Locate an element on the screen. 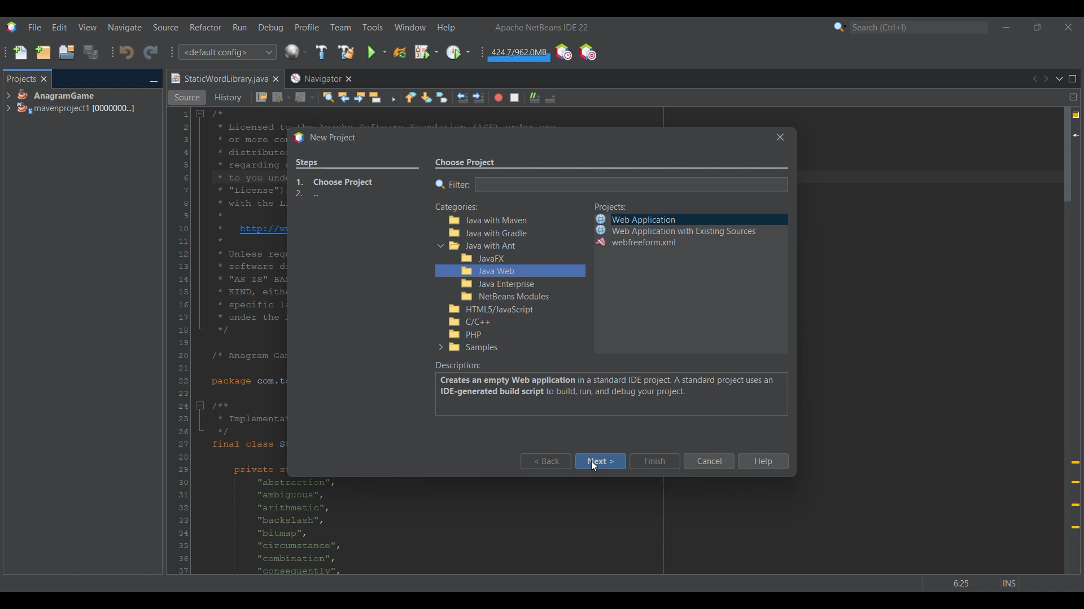 This screenshot has width=1084, height=609. Minimize is located at coordinates (154, 80).